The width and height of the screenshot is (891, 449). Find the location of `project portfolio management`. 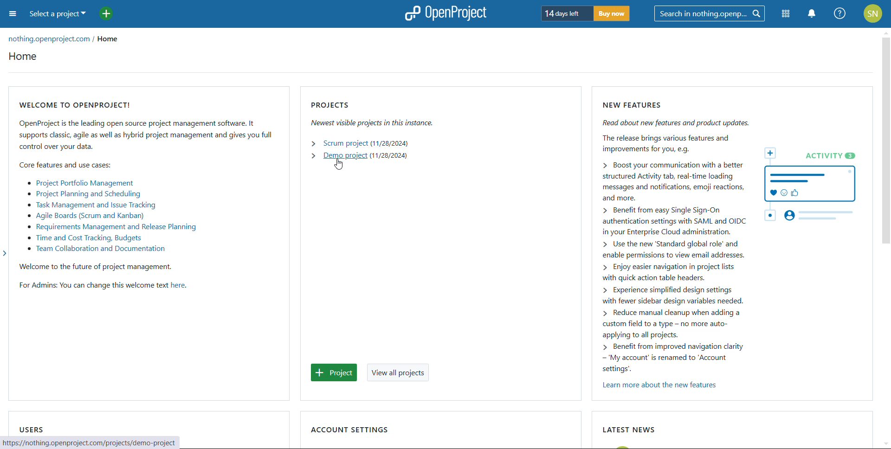

project portfolio management is located at coordinates (80, 183).